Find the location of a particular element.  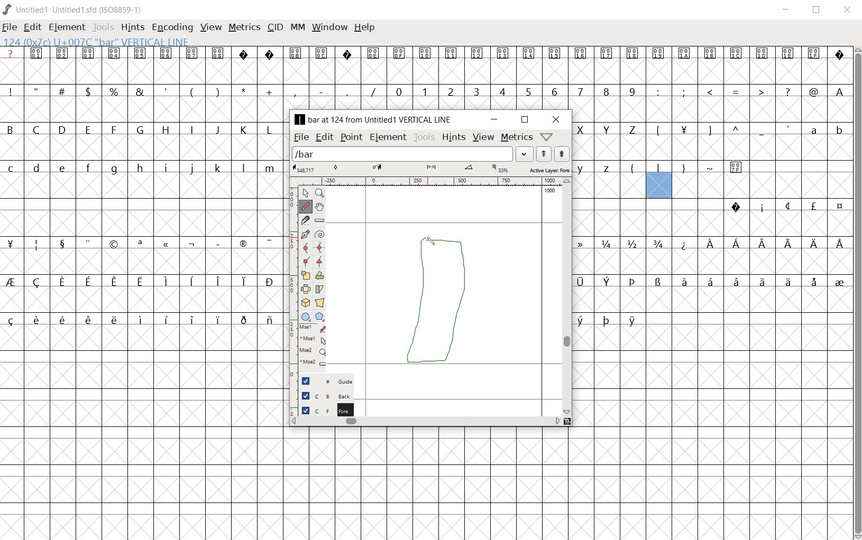

cut splines in two is located at coordinates (304, 219).